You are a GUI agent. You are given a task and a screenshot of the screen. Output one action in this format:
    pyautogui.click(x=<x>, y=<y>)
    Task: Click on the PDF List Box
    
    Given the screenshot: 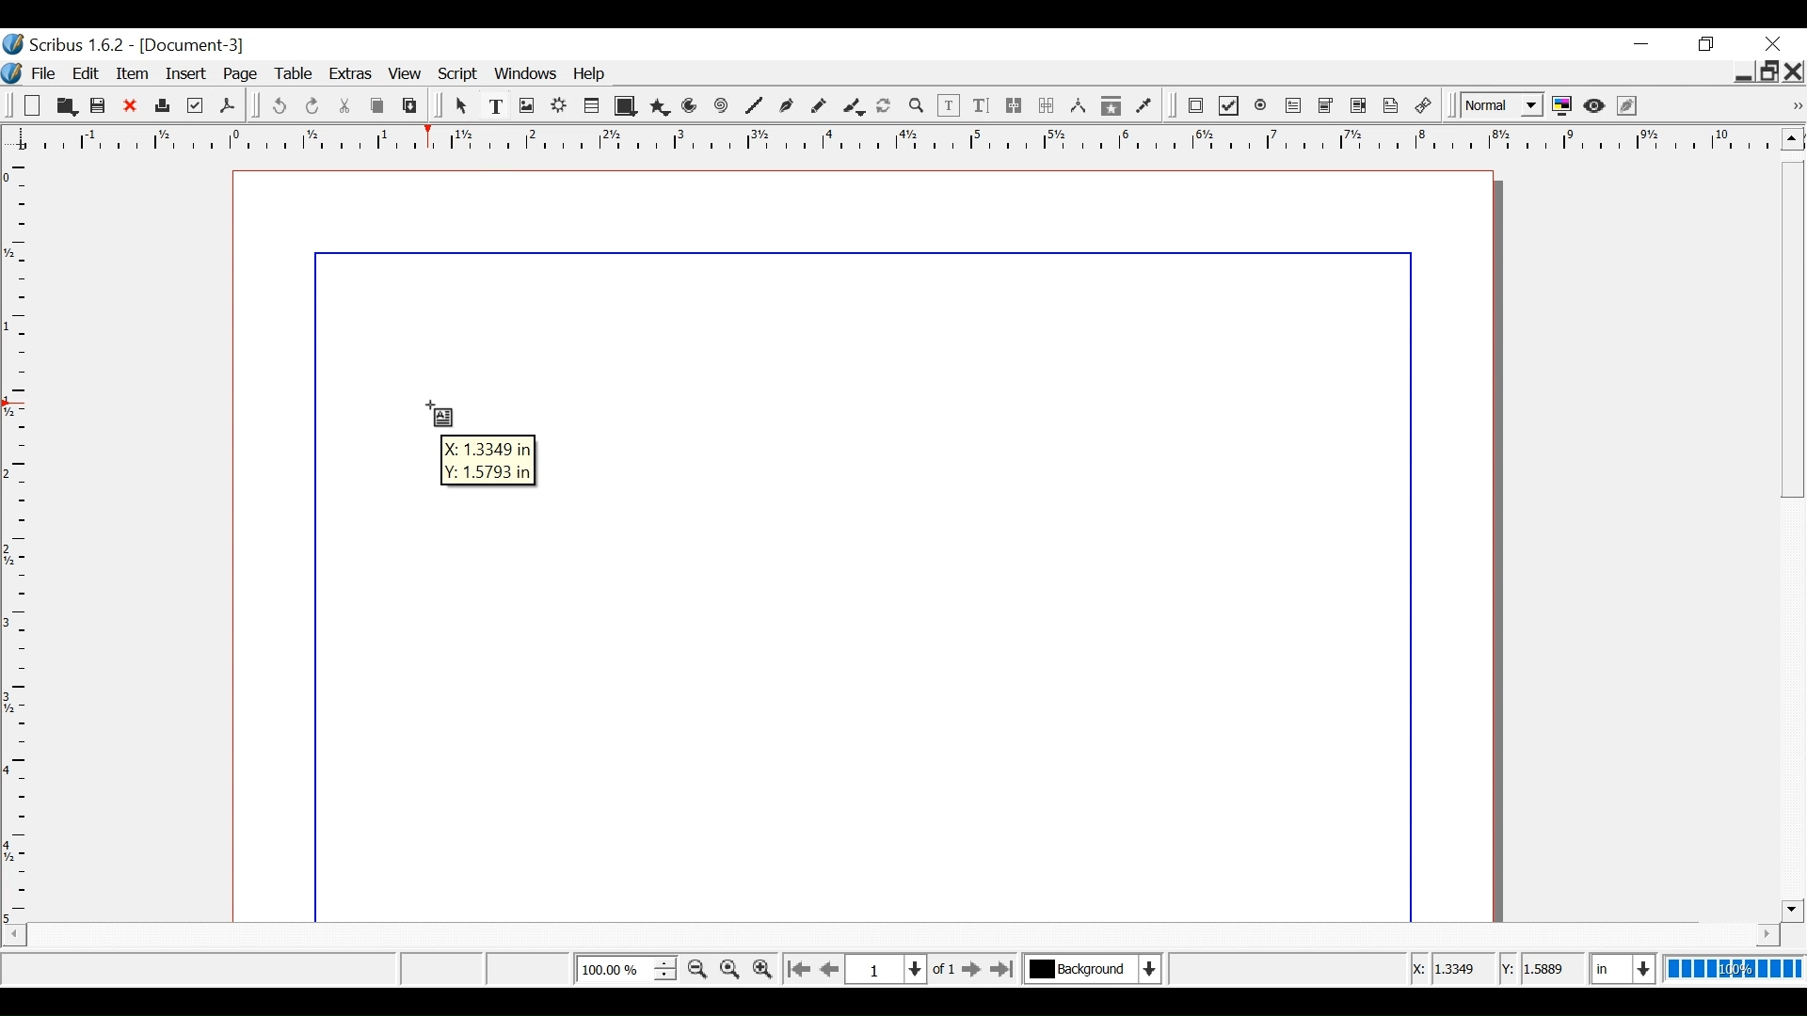 What is the action you would take?
    pyautogui.click(x=1359, y=105)
    